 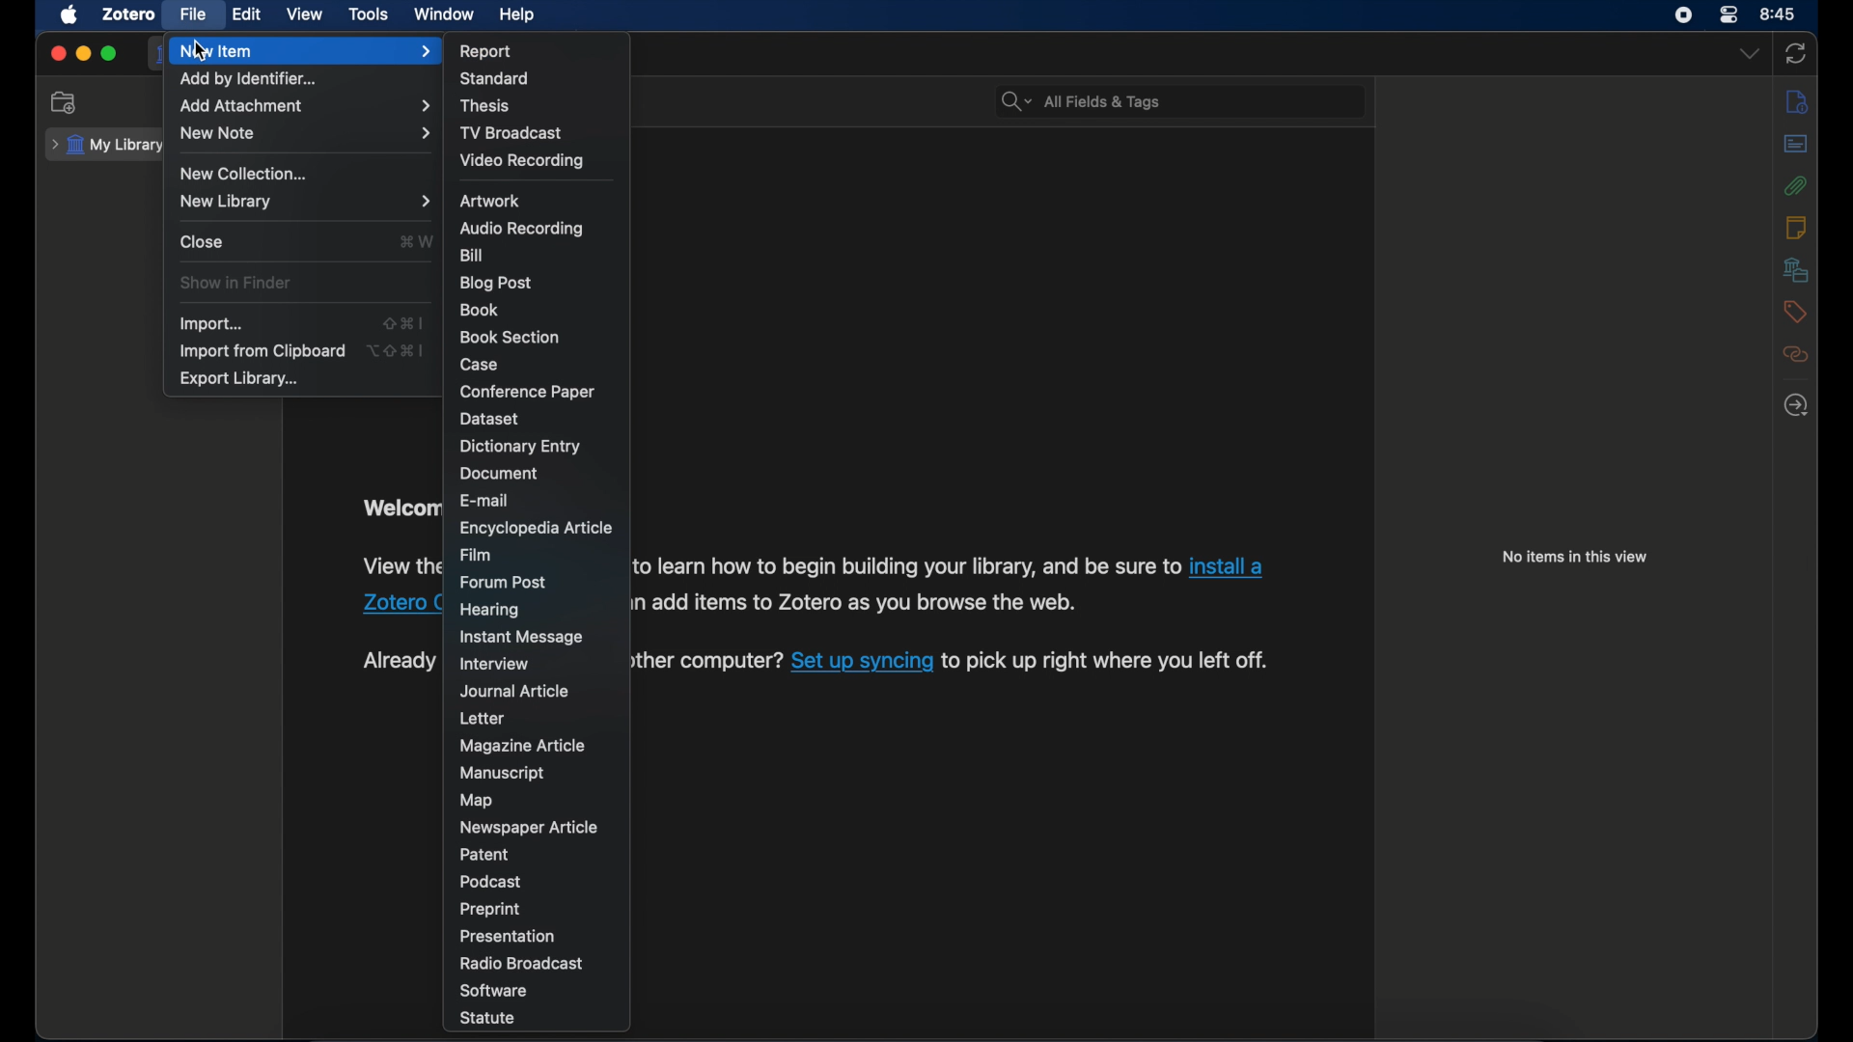 I want to click on shortcut, so click(x=401, y=321).